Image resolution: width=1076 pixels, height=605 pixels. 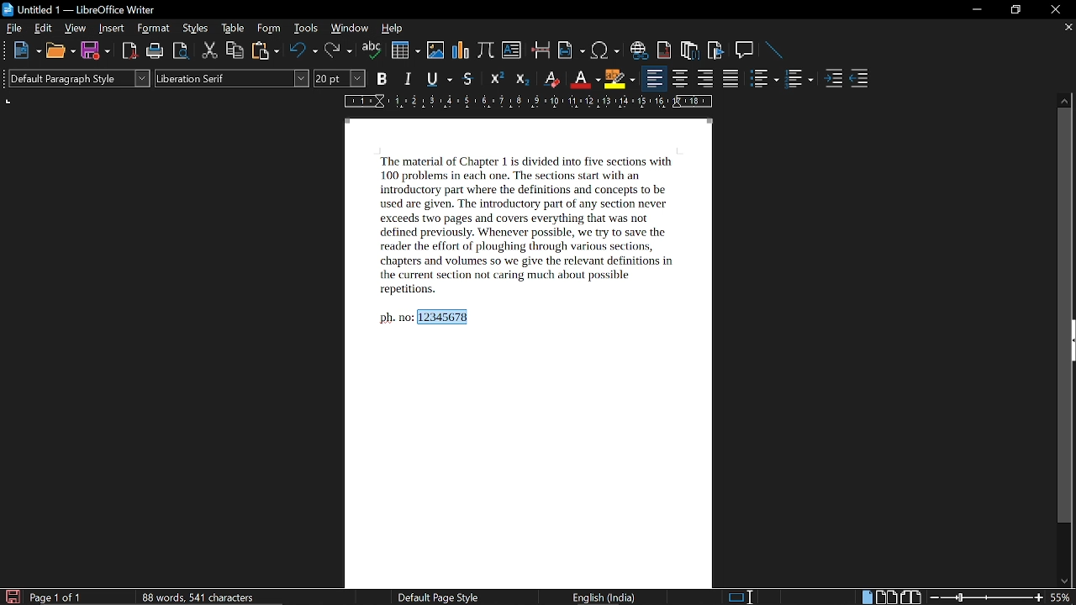 What do you see at coordinates (56, 598) in the screenshot?
I see `page 1 of 1` at bounding box center [56, 598].